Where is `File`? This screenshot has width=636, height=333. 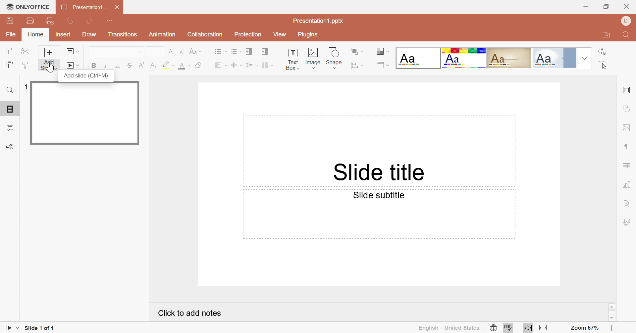 File is located at coordinates (11, 35).